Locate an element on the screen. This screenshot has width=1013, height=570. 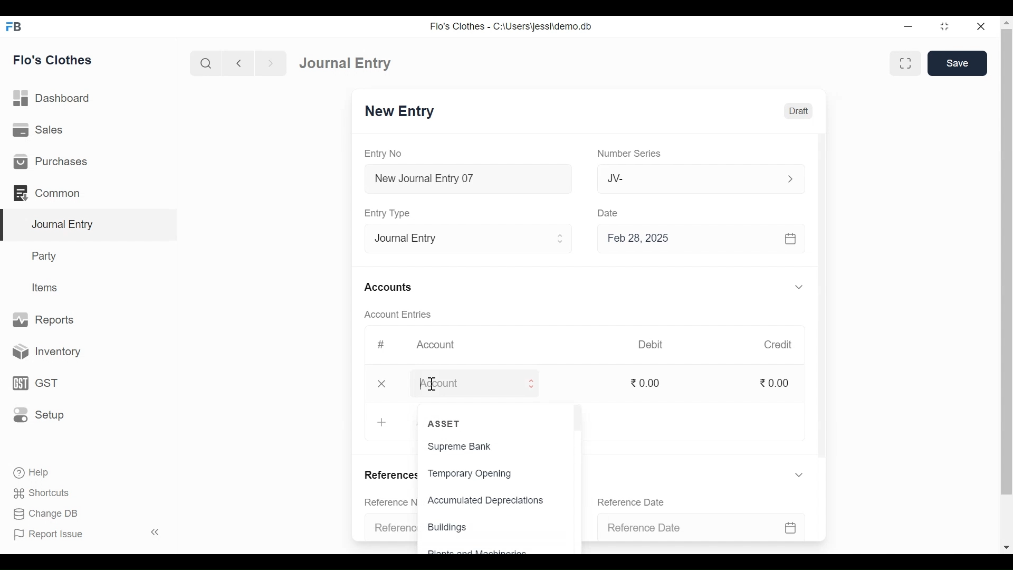
Items is located at coordinates (46, 288).